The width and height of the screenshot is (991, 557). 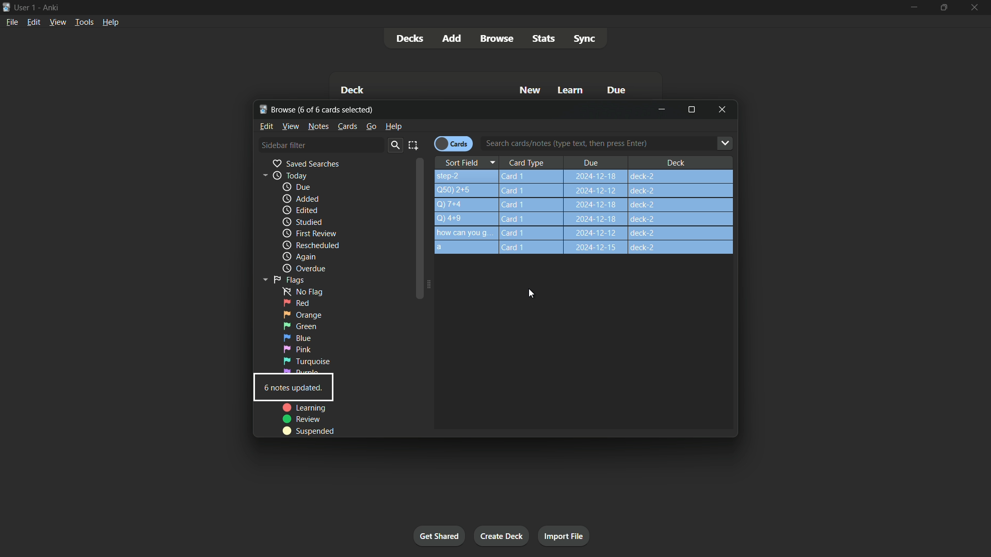 What do you see at coordinates (299, 291) in the screenshot?
I see `no flag` at bounding box center [299, 291].